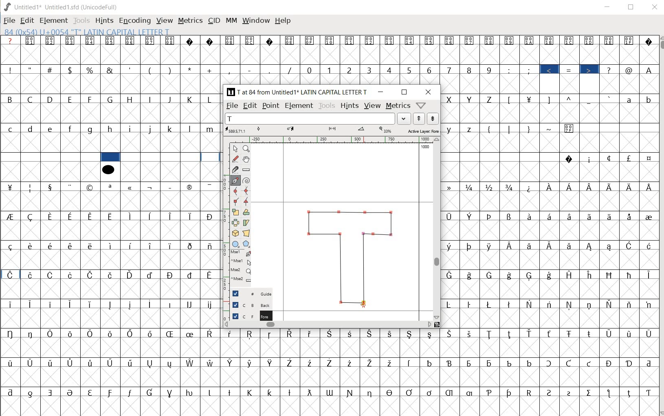 This screenshot has width=664, height=416. What do you see at coordinates (530, 41) in the screenshot?
I see `Symbol` at bounding box center [530, 41].